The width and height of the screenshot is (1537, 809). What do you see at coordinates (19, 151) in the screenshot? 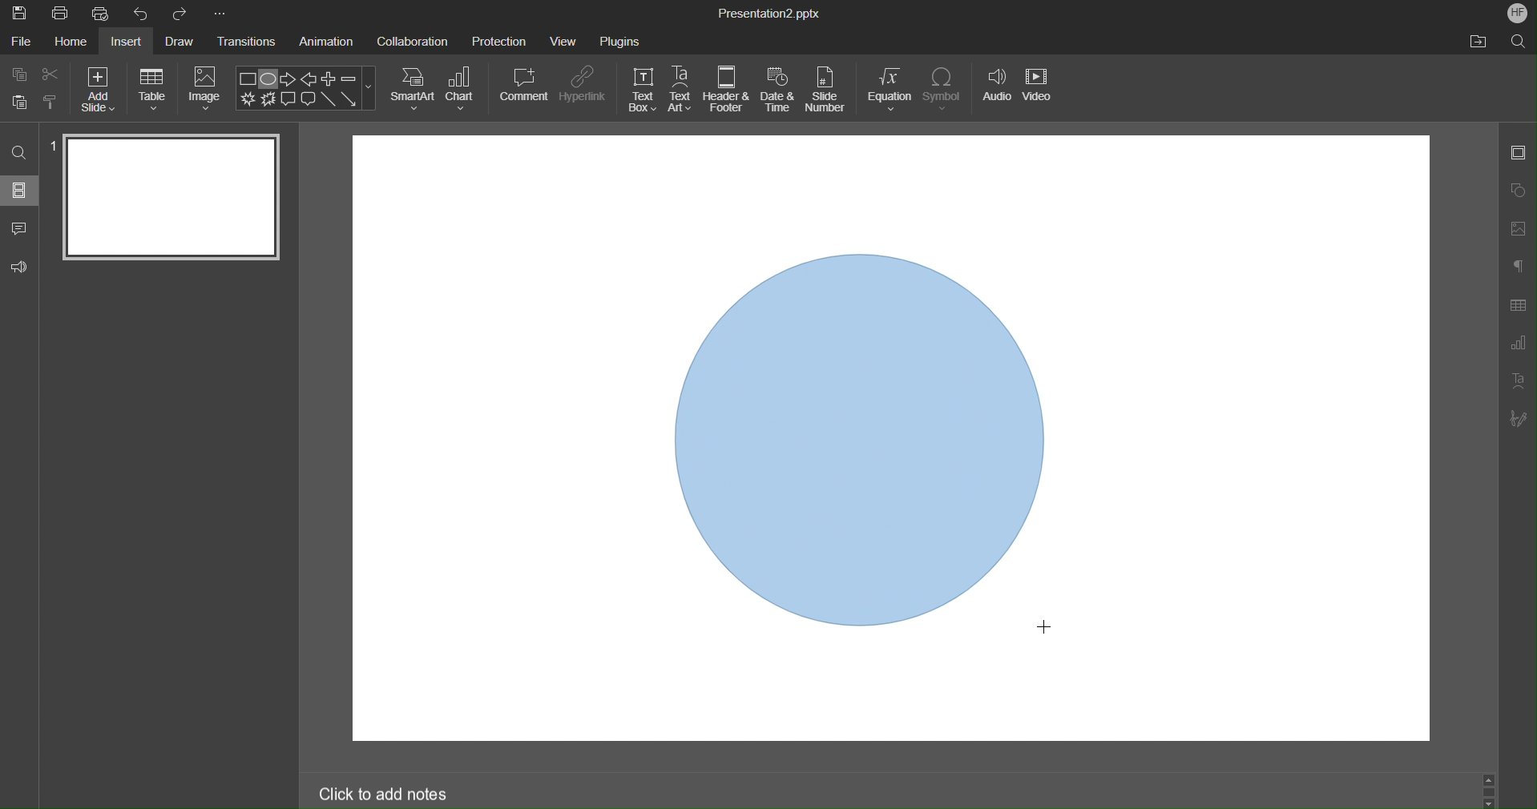
I see `Search` at bounding box center [19, 151].